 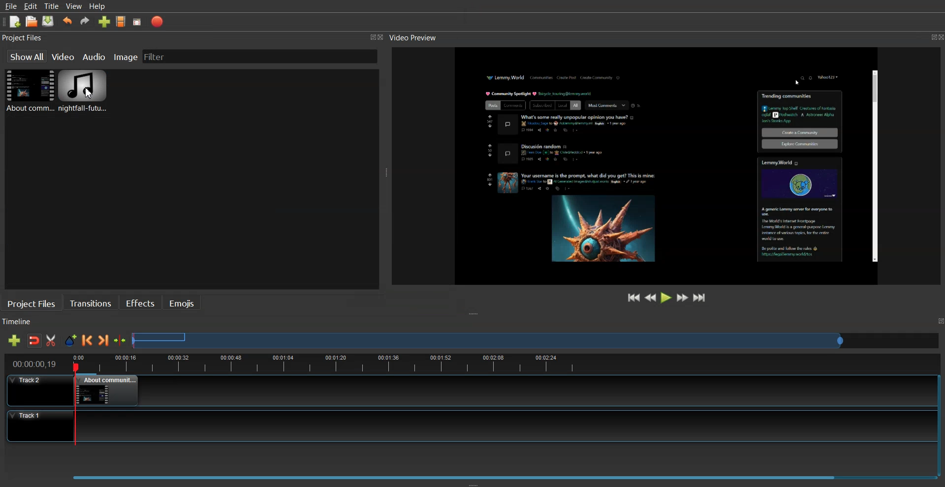 I want to click on Fast Forward, so click(x=683, y=297).